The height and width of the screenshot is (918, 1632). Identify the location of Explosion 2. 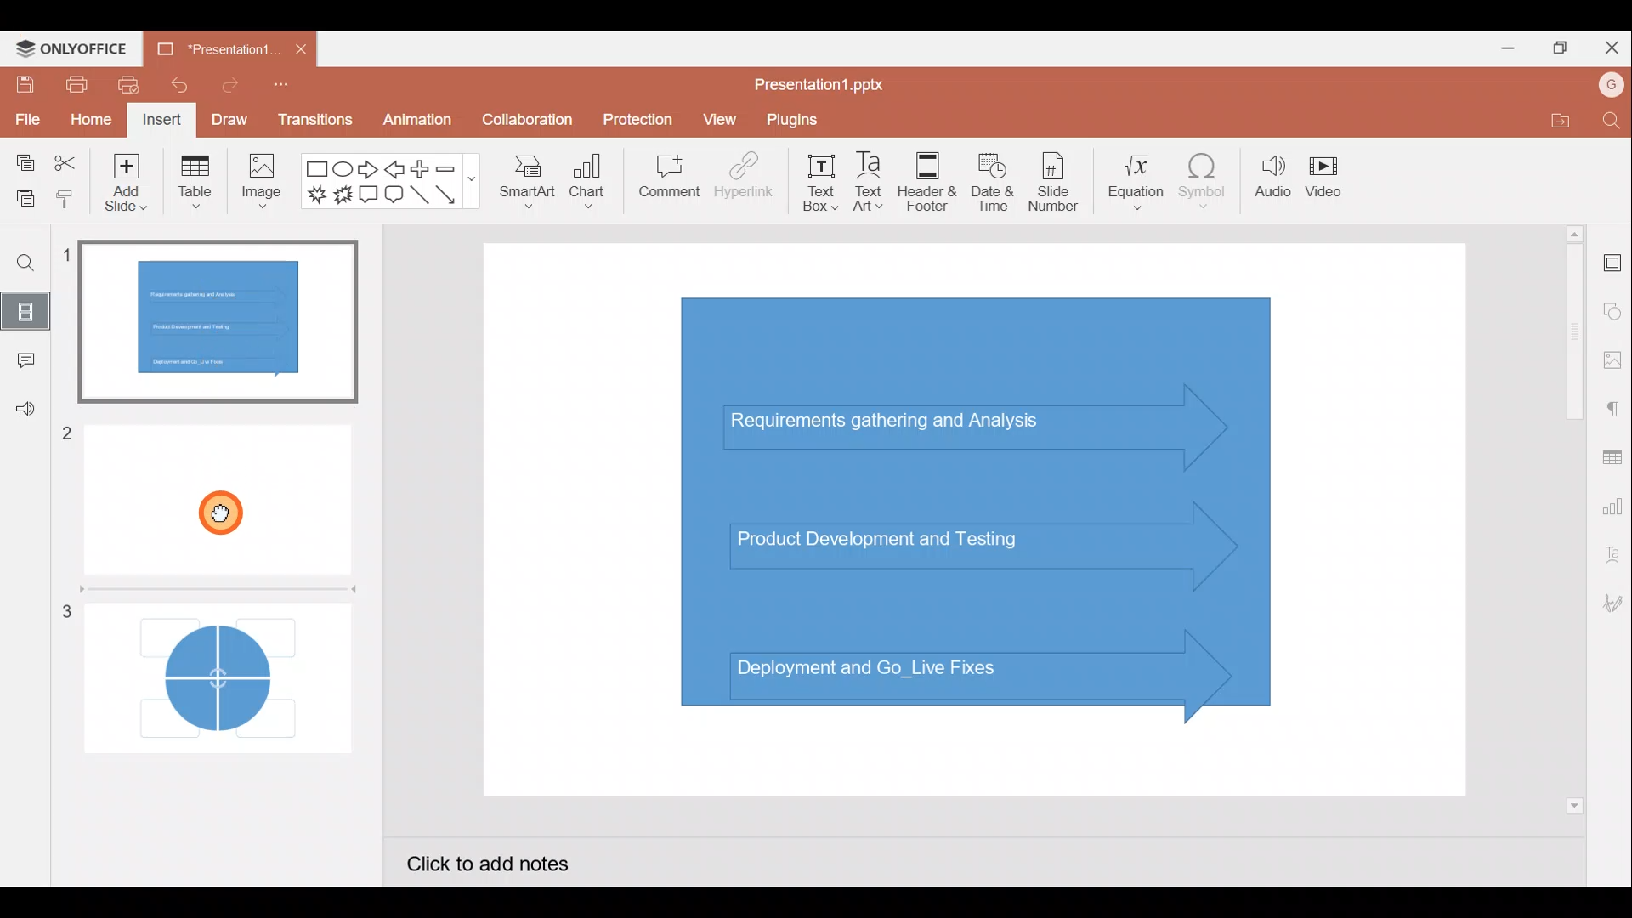
(342, 196).